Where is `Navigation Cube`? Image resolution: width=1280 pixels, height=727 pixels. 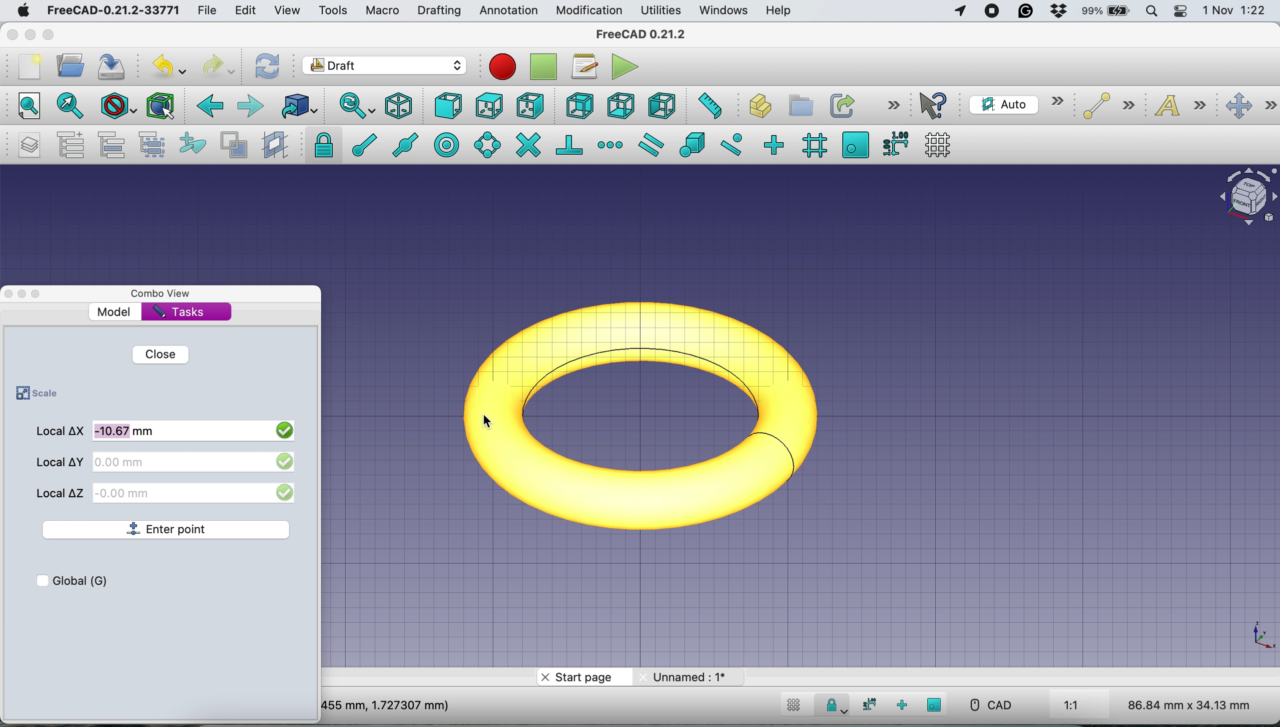
Navigation Cube is located at coordinates (1243, 199).